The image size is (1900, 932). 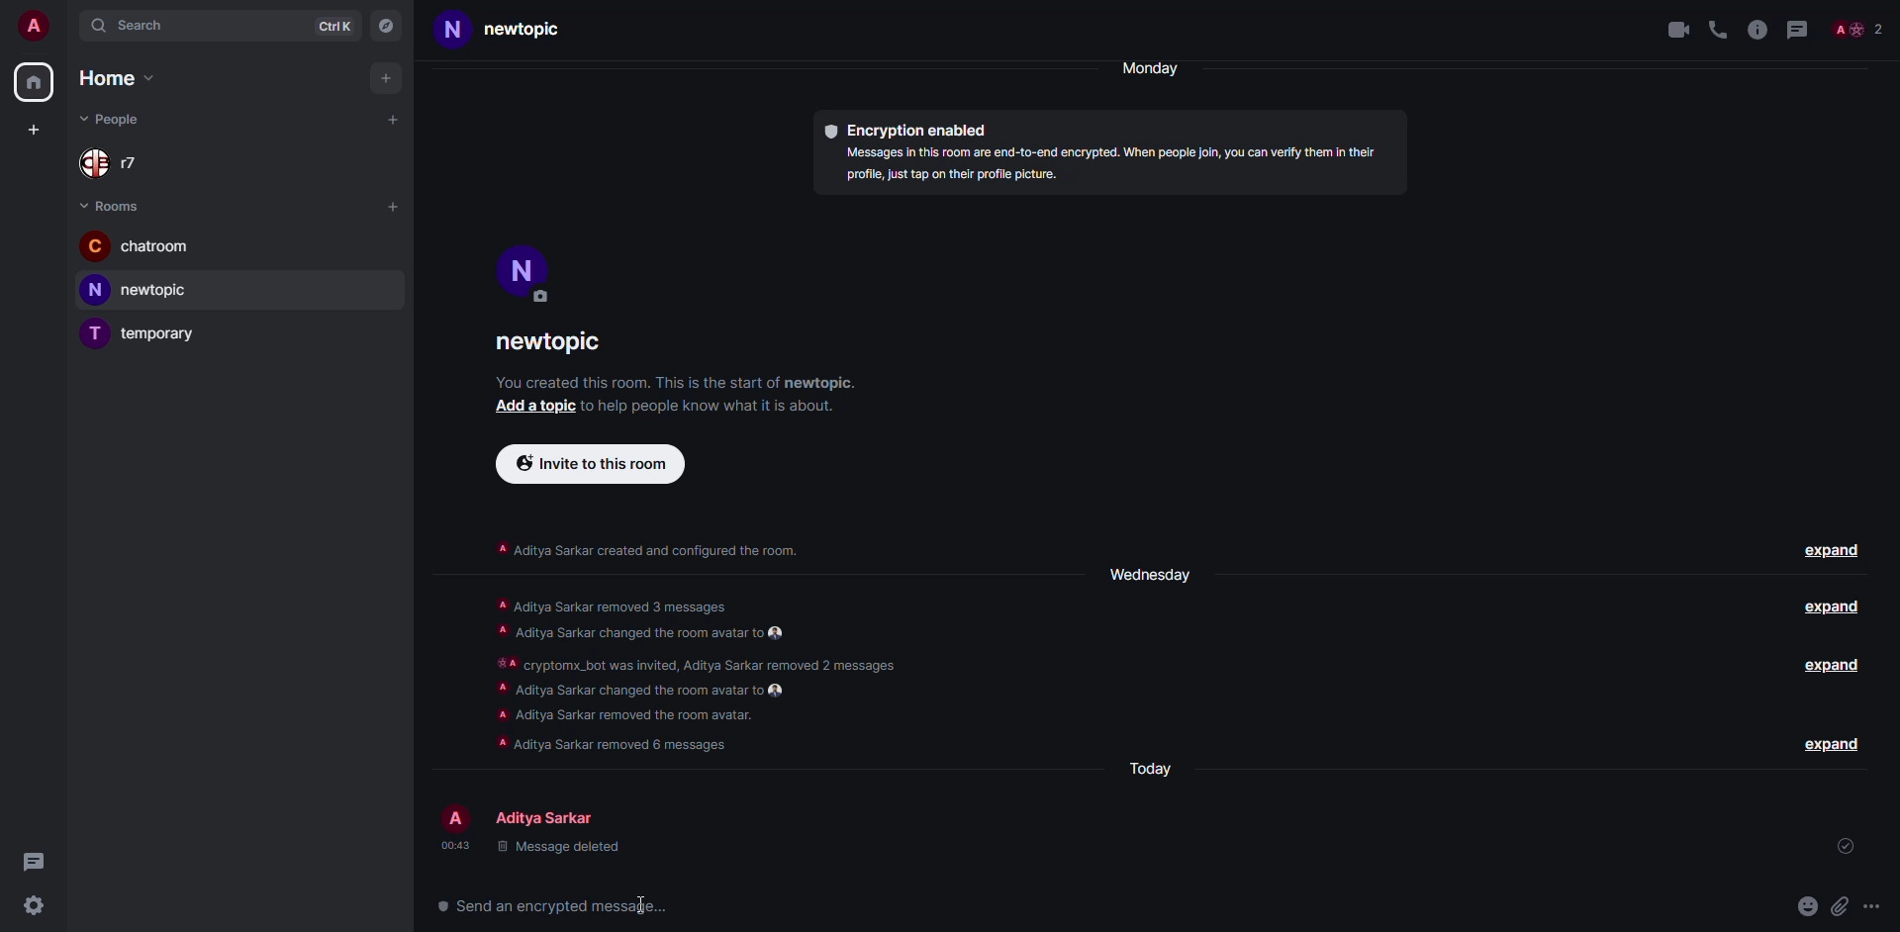 I want to click on profile, so click(x=34, y=26).